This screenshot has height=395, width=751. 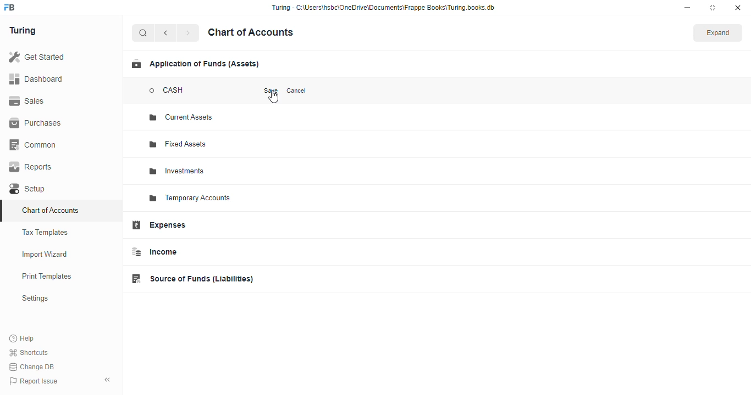 I want to click on income, so click(x=153, y=252).